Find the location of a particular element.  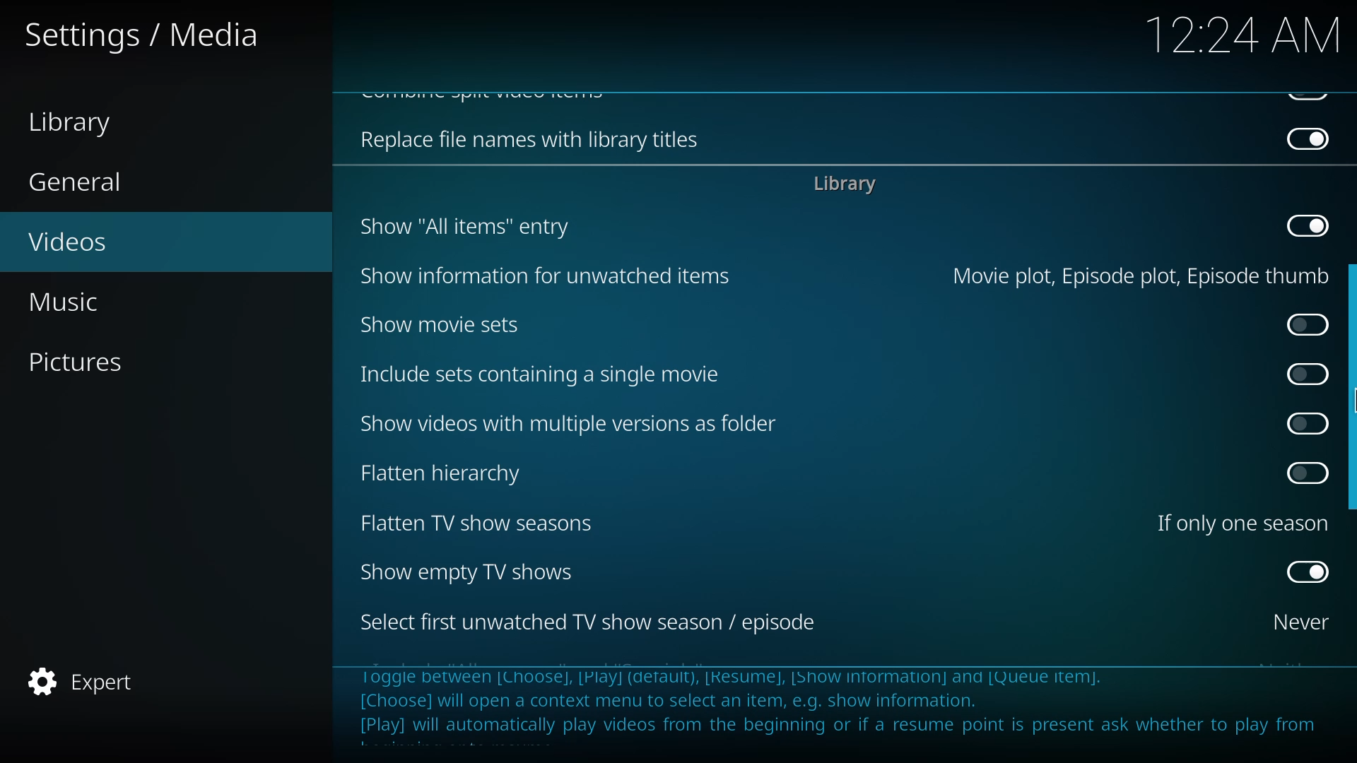

show movie sets is located at coordinates (439, 324).